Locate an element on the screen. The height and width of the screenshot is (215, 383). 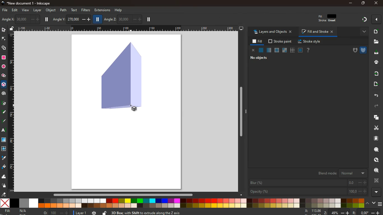
down is located at coordinates (373, 203).